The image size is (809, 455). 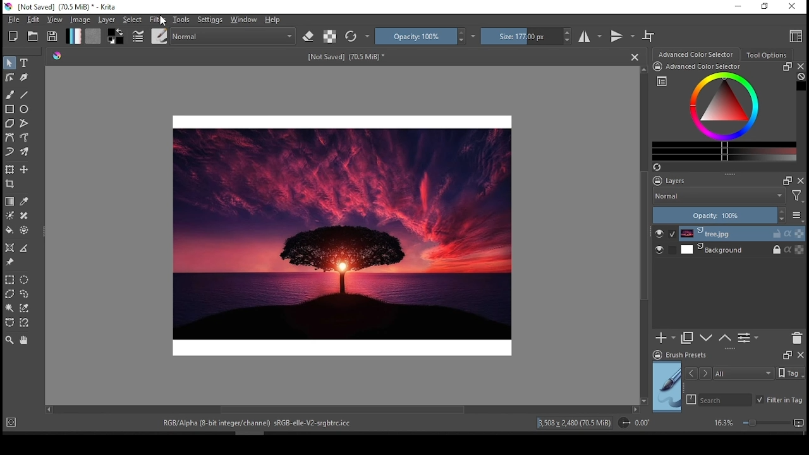 What do you see at coordinates (33, 20) in the screenshot?
I see `edit` at bounding box center [33, 20].